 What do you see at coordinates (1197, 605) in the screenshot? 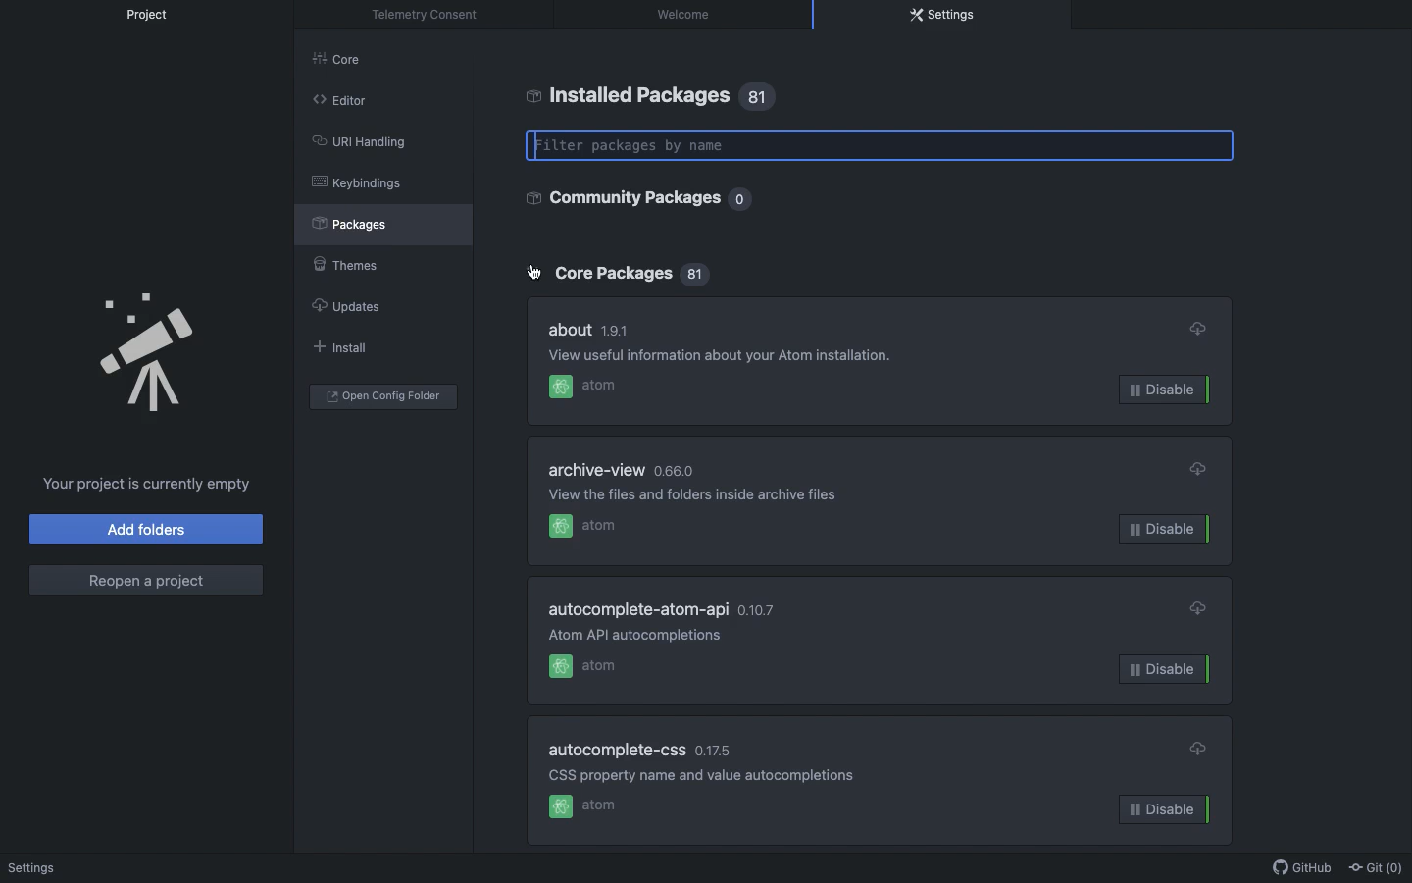
I see `Cloud` at bounding box center [1197, 605].